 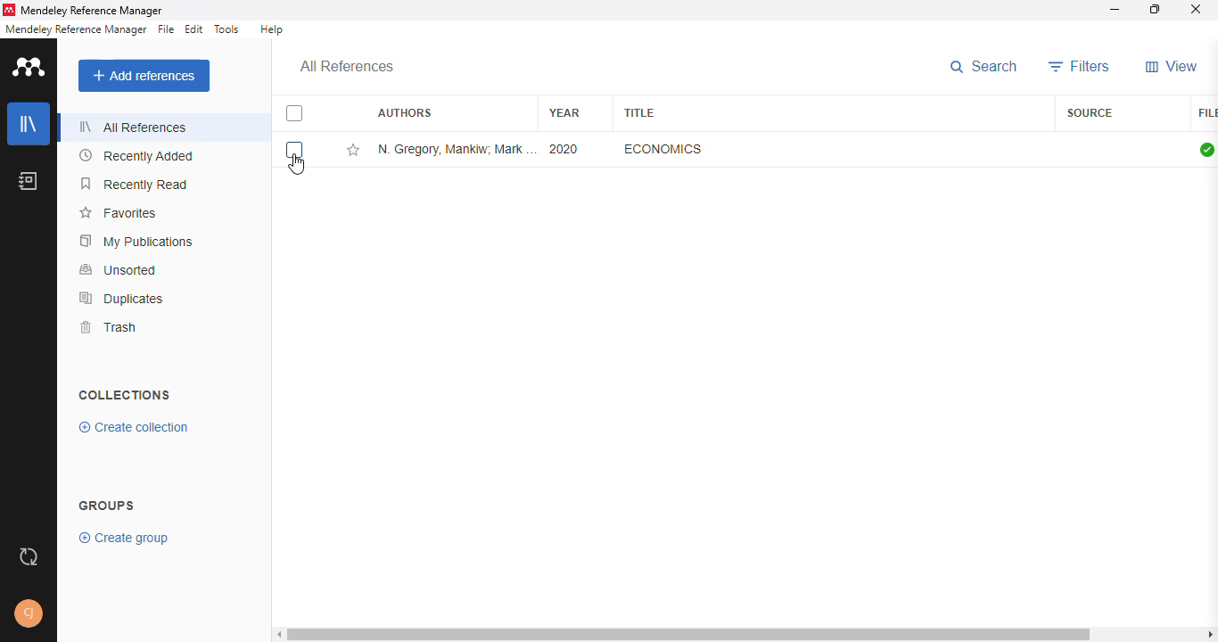 What do you see at coordinates (270, 29) in the screenshot?
I see `help` at bounding box center [270, 29].